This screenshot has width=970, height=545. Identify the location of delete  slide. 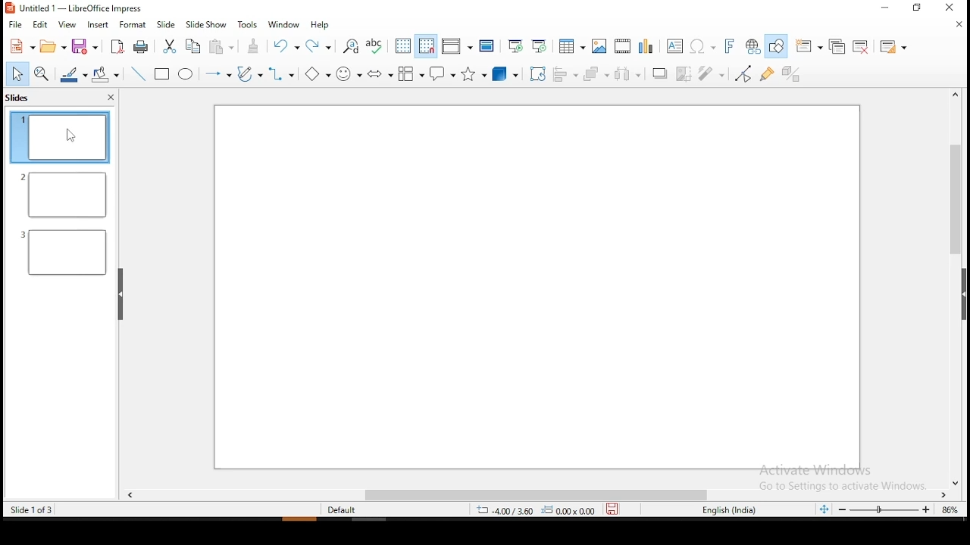
(864, 47).